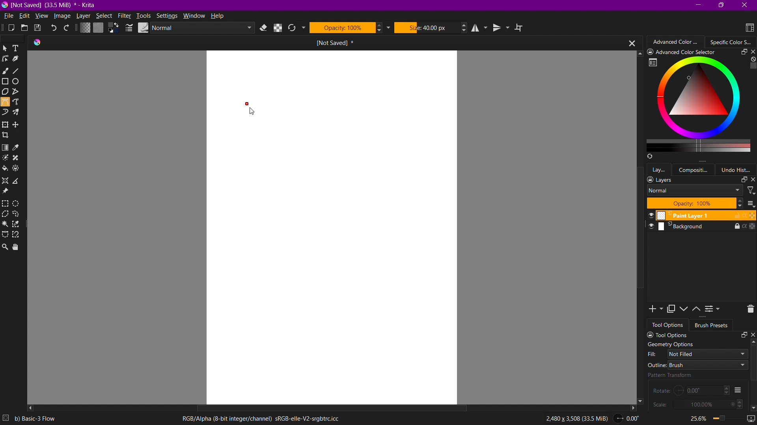 The image size is (757, 425). Describe the element at coordinates (19, 103) in the screenshot. I see `Freehand Path Tool` at that location.